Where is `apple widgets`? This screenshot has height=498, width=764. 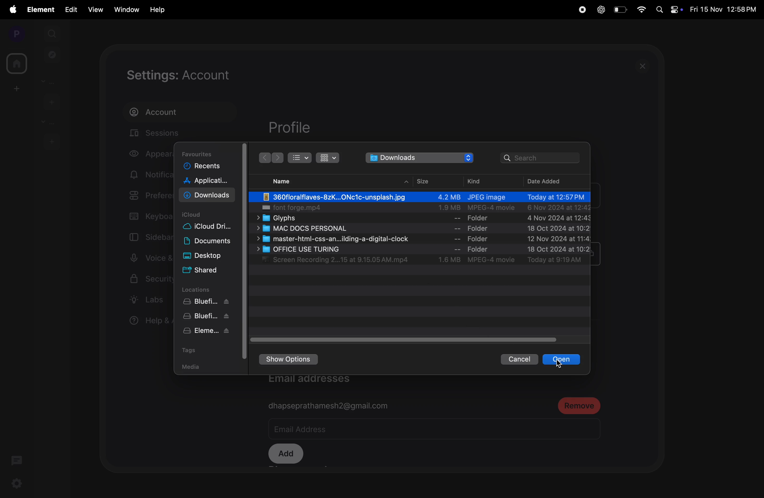
apple widgets is located at coordinates (669, 9).